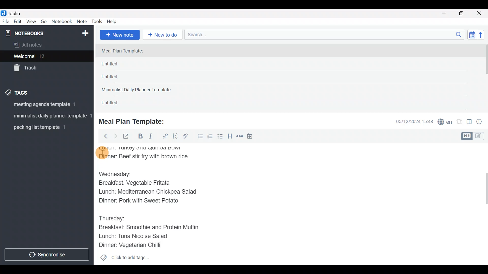 Image resolution: width=488 pixels, height=274 pixels. Describe the element at coordinates (62, 22) in the screenshot. I see `Notebook` at that location.